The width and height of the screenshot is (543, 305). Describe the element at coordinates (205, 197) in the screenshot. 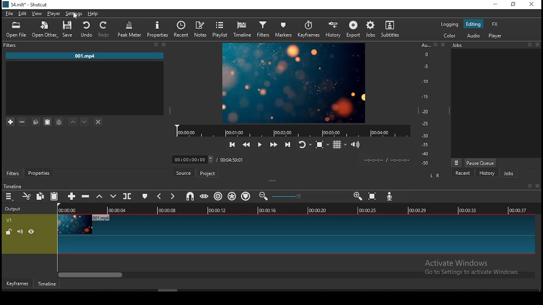

I see `scrub while dragging` at that location.